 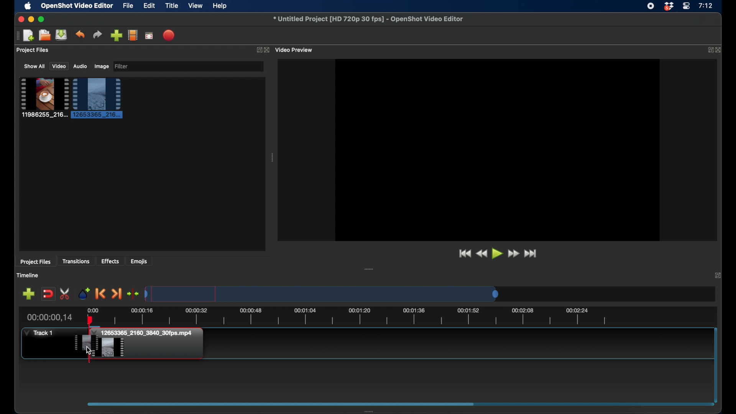 What do you see at coordinates (89, 350) in the screenshot?
I see `Cursor` at bounding box center [89, 350].